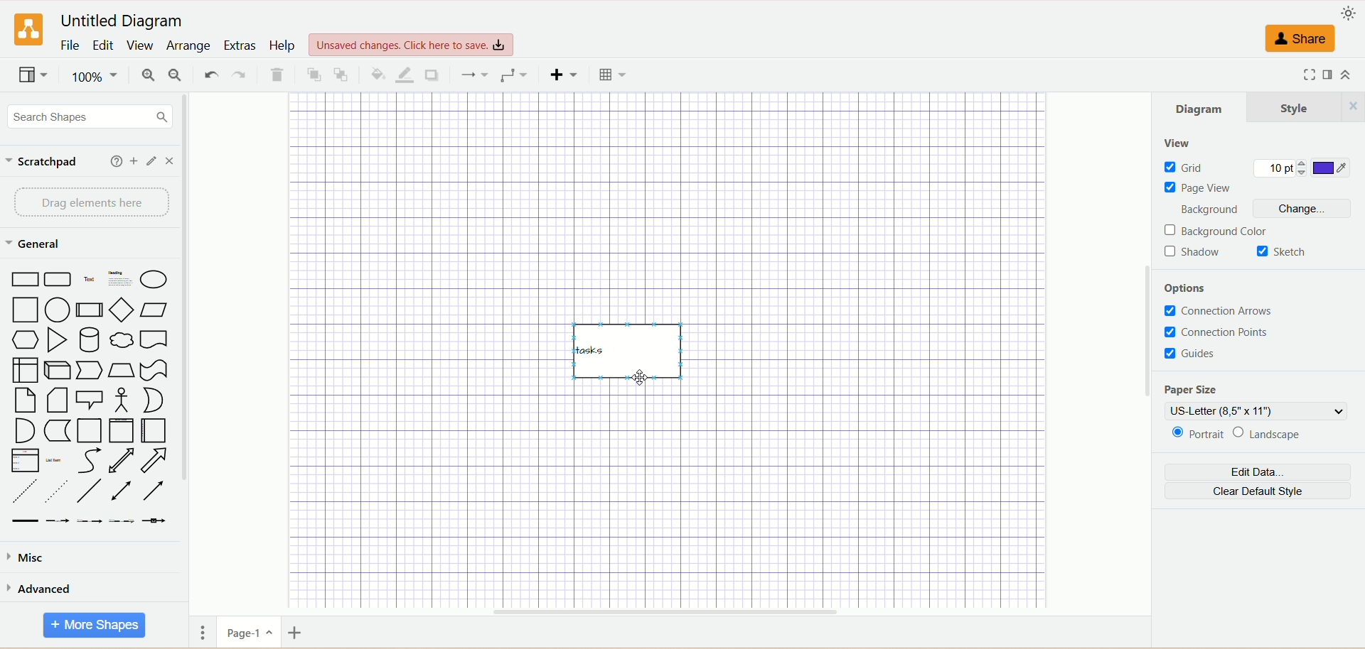  I want to click on tasks, so click(628, 359).